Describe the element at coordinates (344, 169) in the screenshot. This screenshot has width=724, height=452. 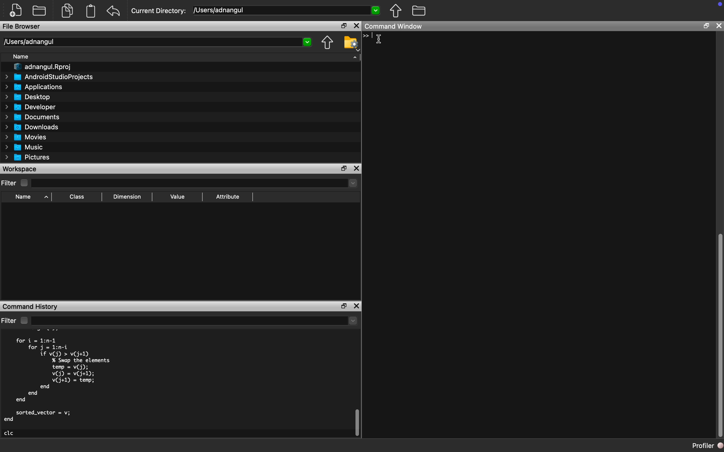
I see `Restore Down` at that location.